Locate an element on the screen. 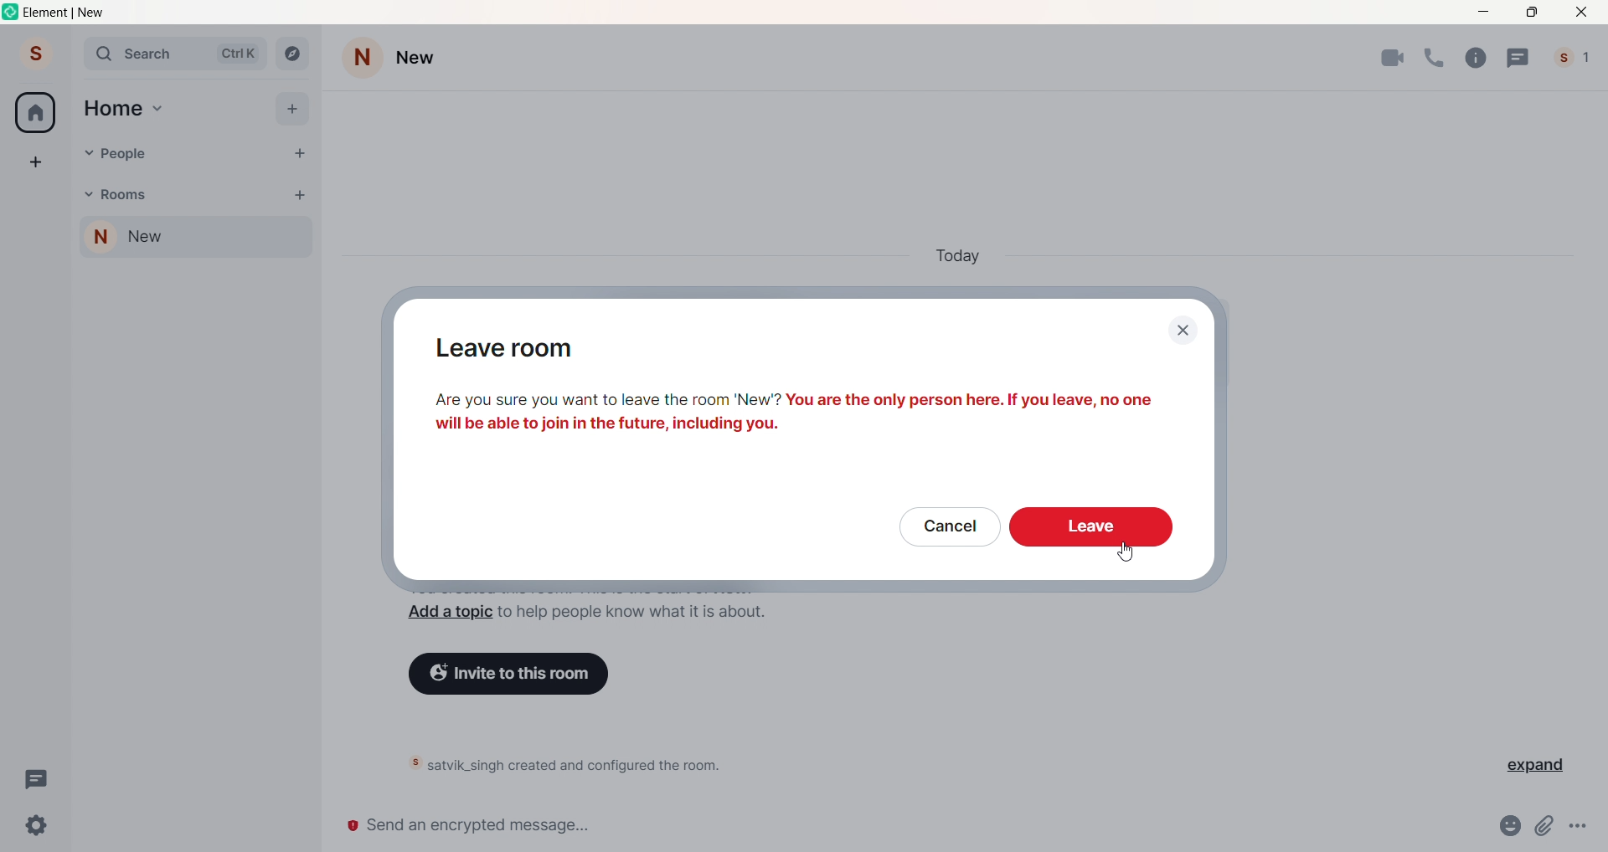 The height and width of the screenshot is (852, 1608). Home is located at coordinates (114, 106).